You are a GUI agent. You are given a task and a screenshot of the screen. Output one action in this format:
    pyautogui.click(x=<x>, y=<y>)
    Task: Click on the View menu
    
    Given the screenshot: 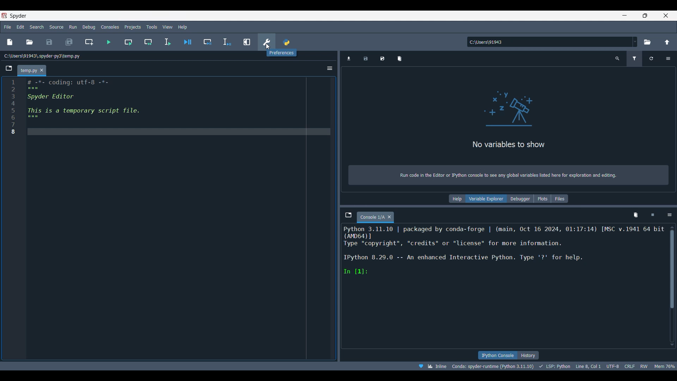 What is the action you would take?
    pyautogui.click(x=167, y=27)
    